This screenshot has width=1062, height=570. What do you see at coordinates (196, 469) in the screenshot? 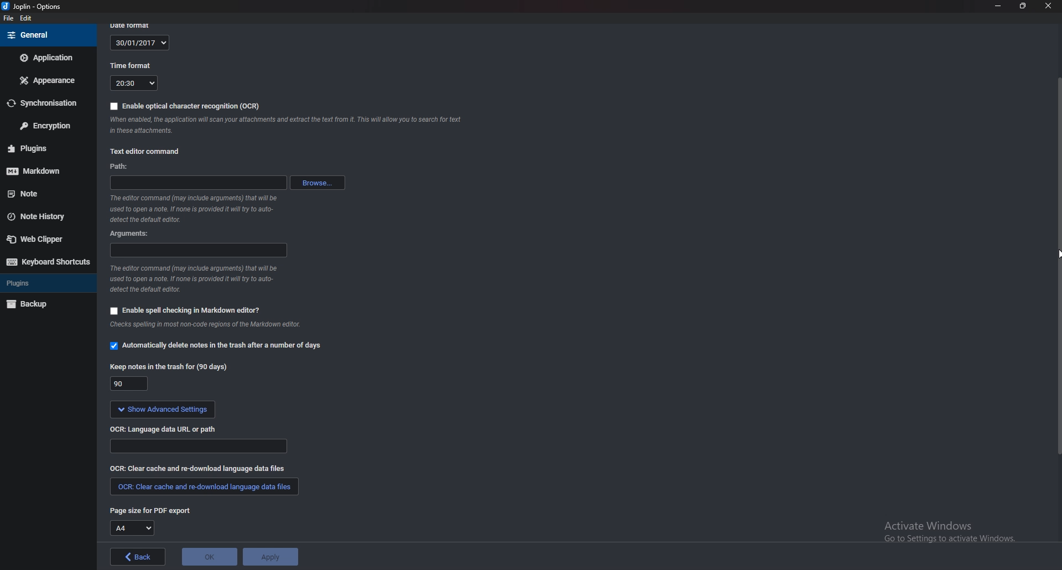
I see `clear cache and redownload language data` at bounding box center [196, 469].